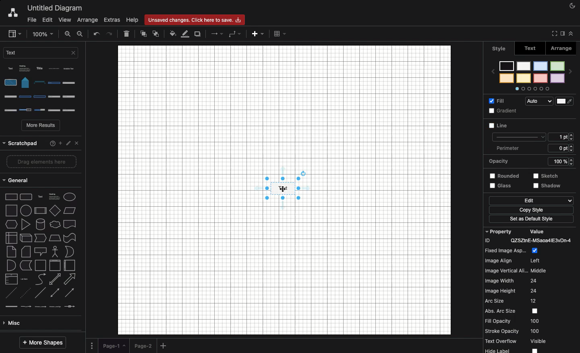  Describe the element at coordinates (39, 265) in the screenshot. I see `Advanced` at that location.